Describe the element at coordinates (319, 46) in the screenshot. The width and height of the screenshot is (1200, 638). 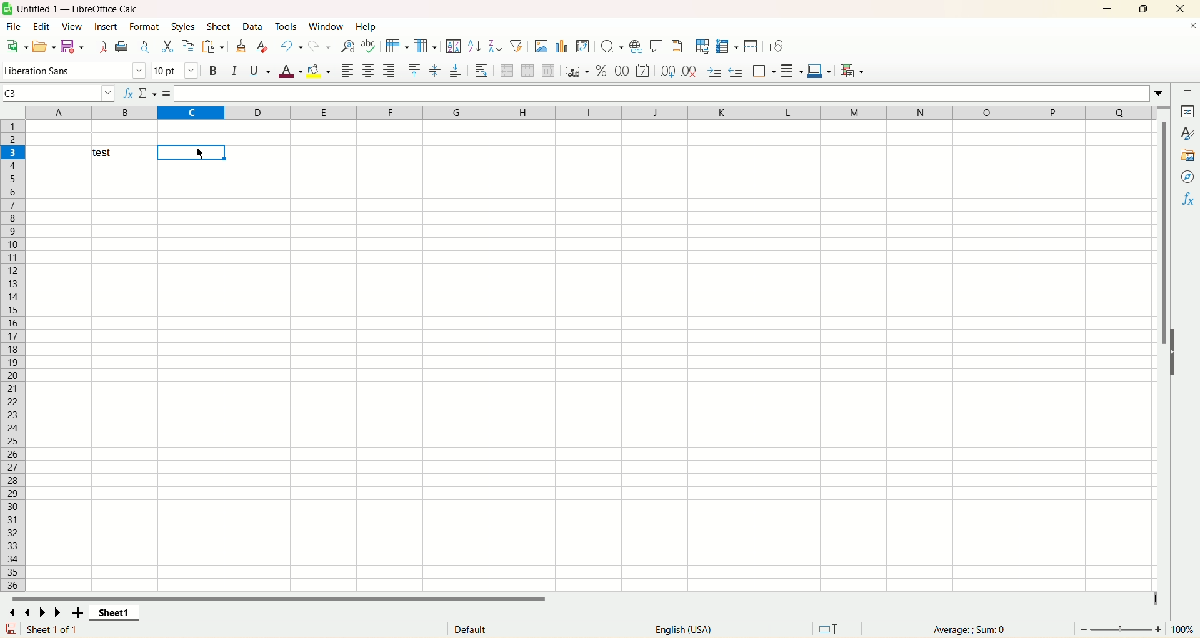
I see `redo` at that location.